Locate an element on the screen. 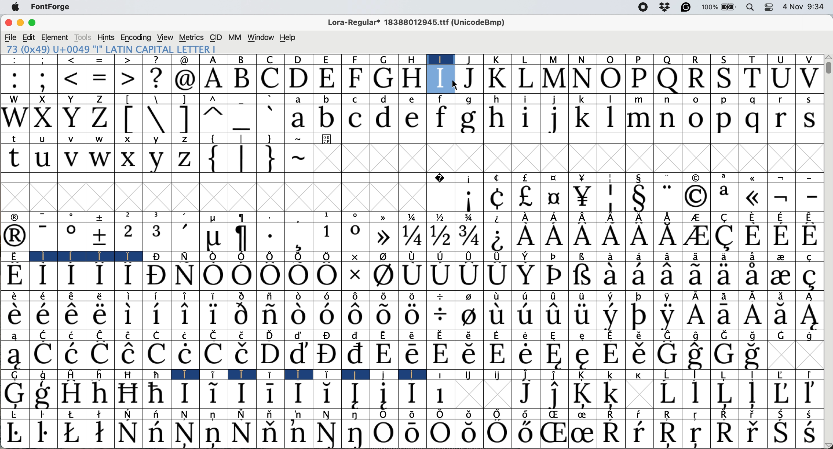  Symbol is located at coordinates (810, 335).